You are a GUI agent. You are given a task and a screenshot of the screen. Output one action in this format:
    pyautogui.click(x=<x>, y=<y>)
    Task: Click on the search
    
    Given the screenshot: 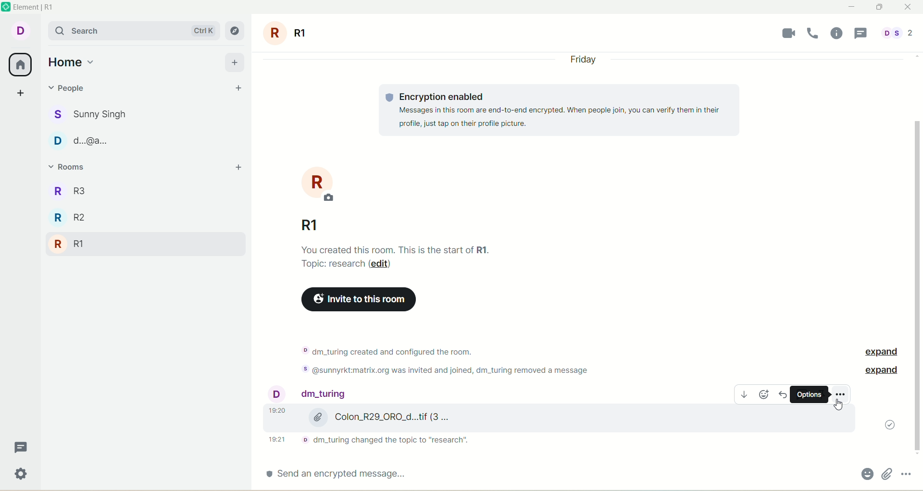 What is the action you would take?
    pyautogui.click(x=133, y=31)
    